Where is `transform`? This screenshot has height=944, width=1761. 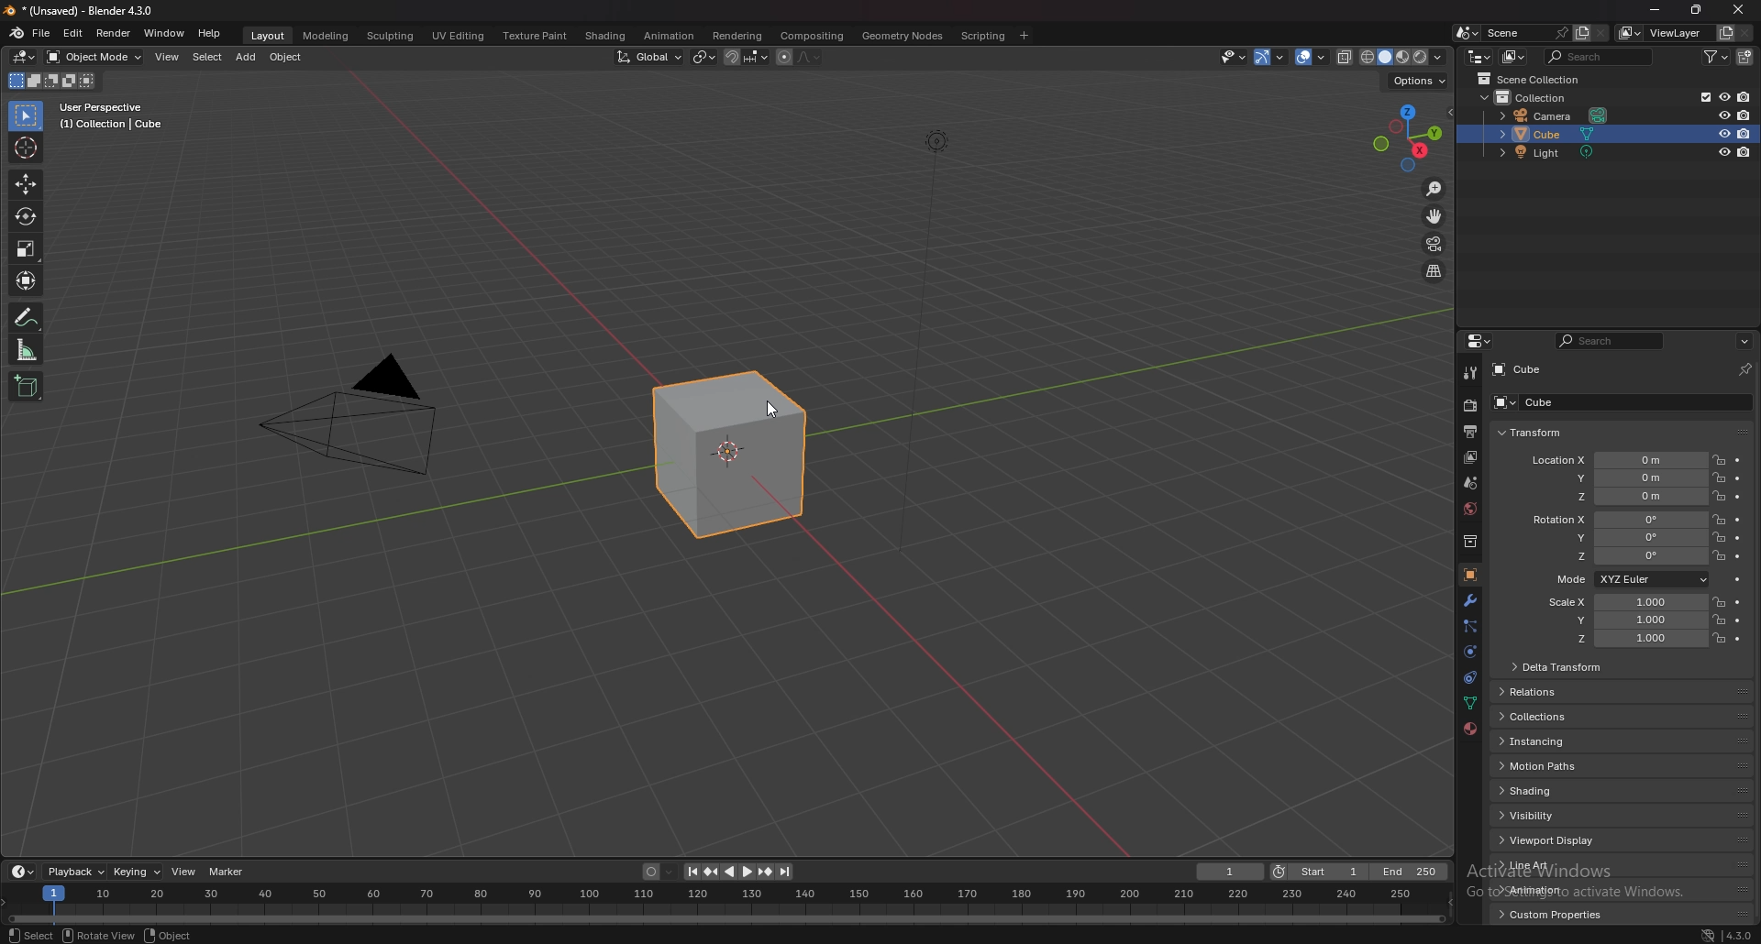 transform is located at coordinates (27, 280).